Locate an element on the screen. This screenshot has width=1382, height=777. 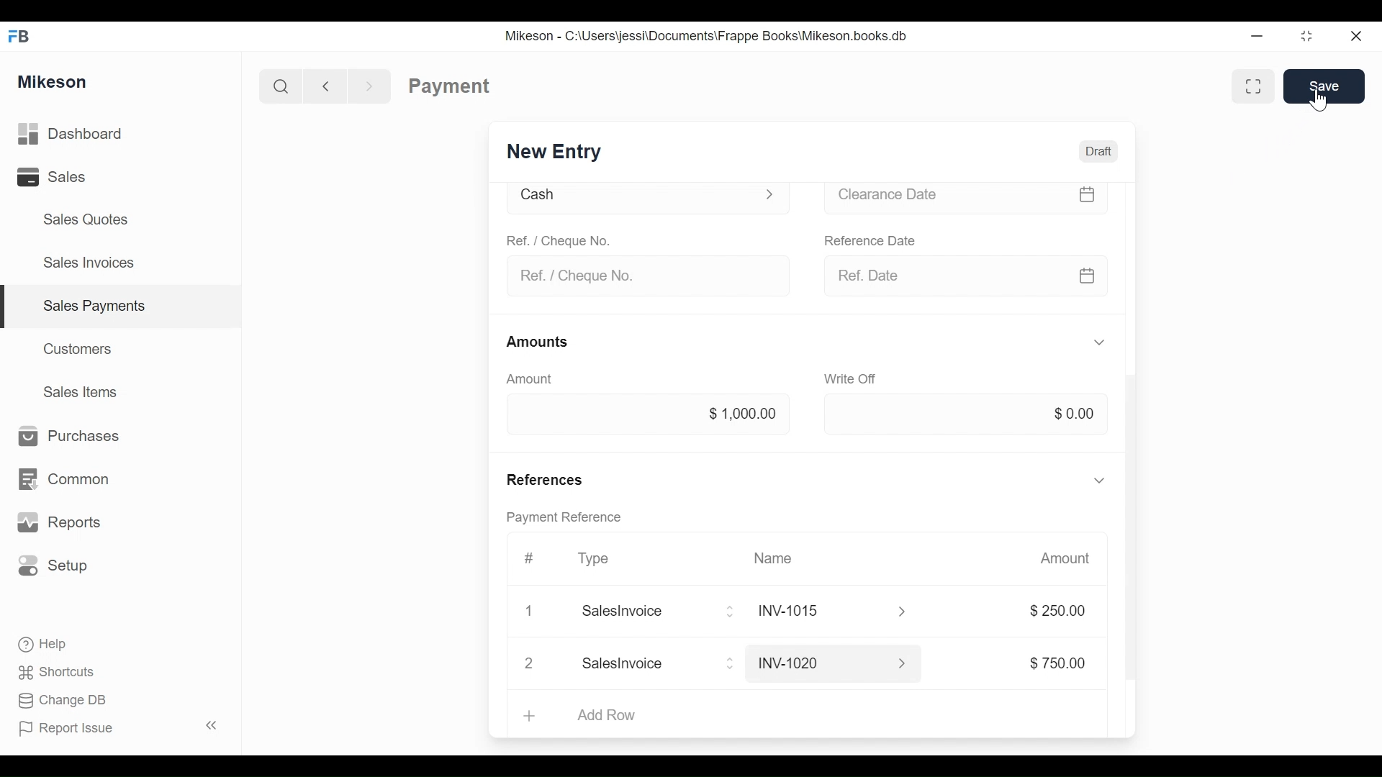
Payment reference is located at coordinates (568, 519).